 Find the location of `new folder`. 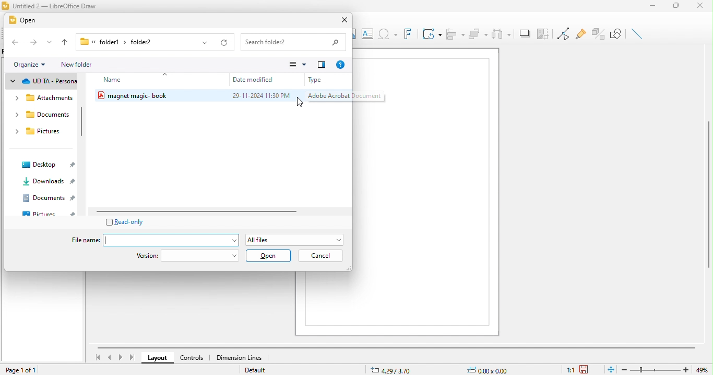

new folder is located at coordinates (84, 65).